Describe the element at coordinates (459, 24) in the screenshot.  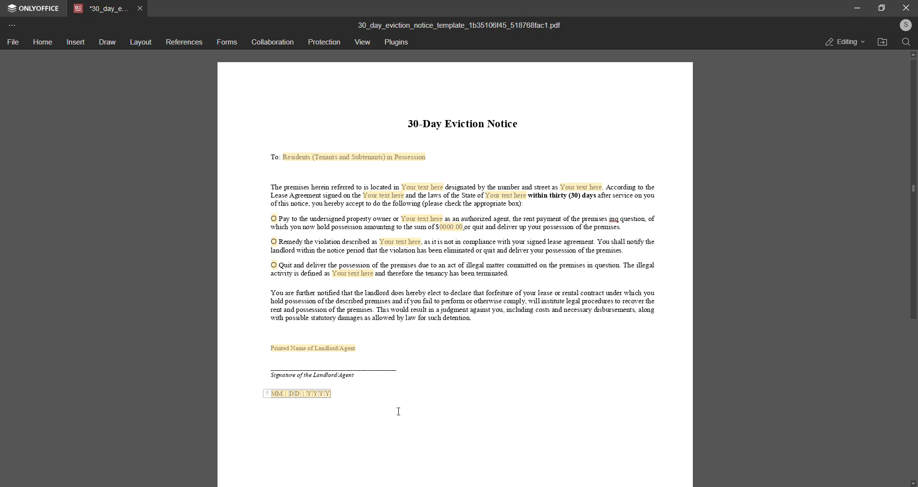
I see `(title)30_day_eviction_notice_template_1b35106f45_518768fac1.pdf` at that location.